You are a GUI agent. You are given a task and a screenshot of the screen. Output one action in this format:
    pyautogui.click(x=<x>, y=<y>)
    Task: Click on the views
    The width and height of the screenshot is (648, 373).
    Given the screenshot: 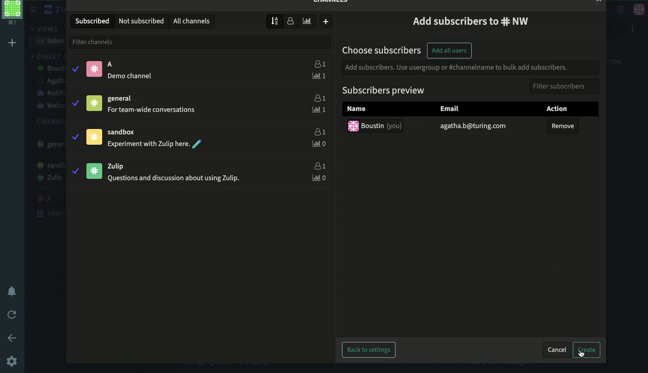 What is the action you would take?
    pyautogui.click(x=43, y=30)
    